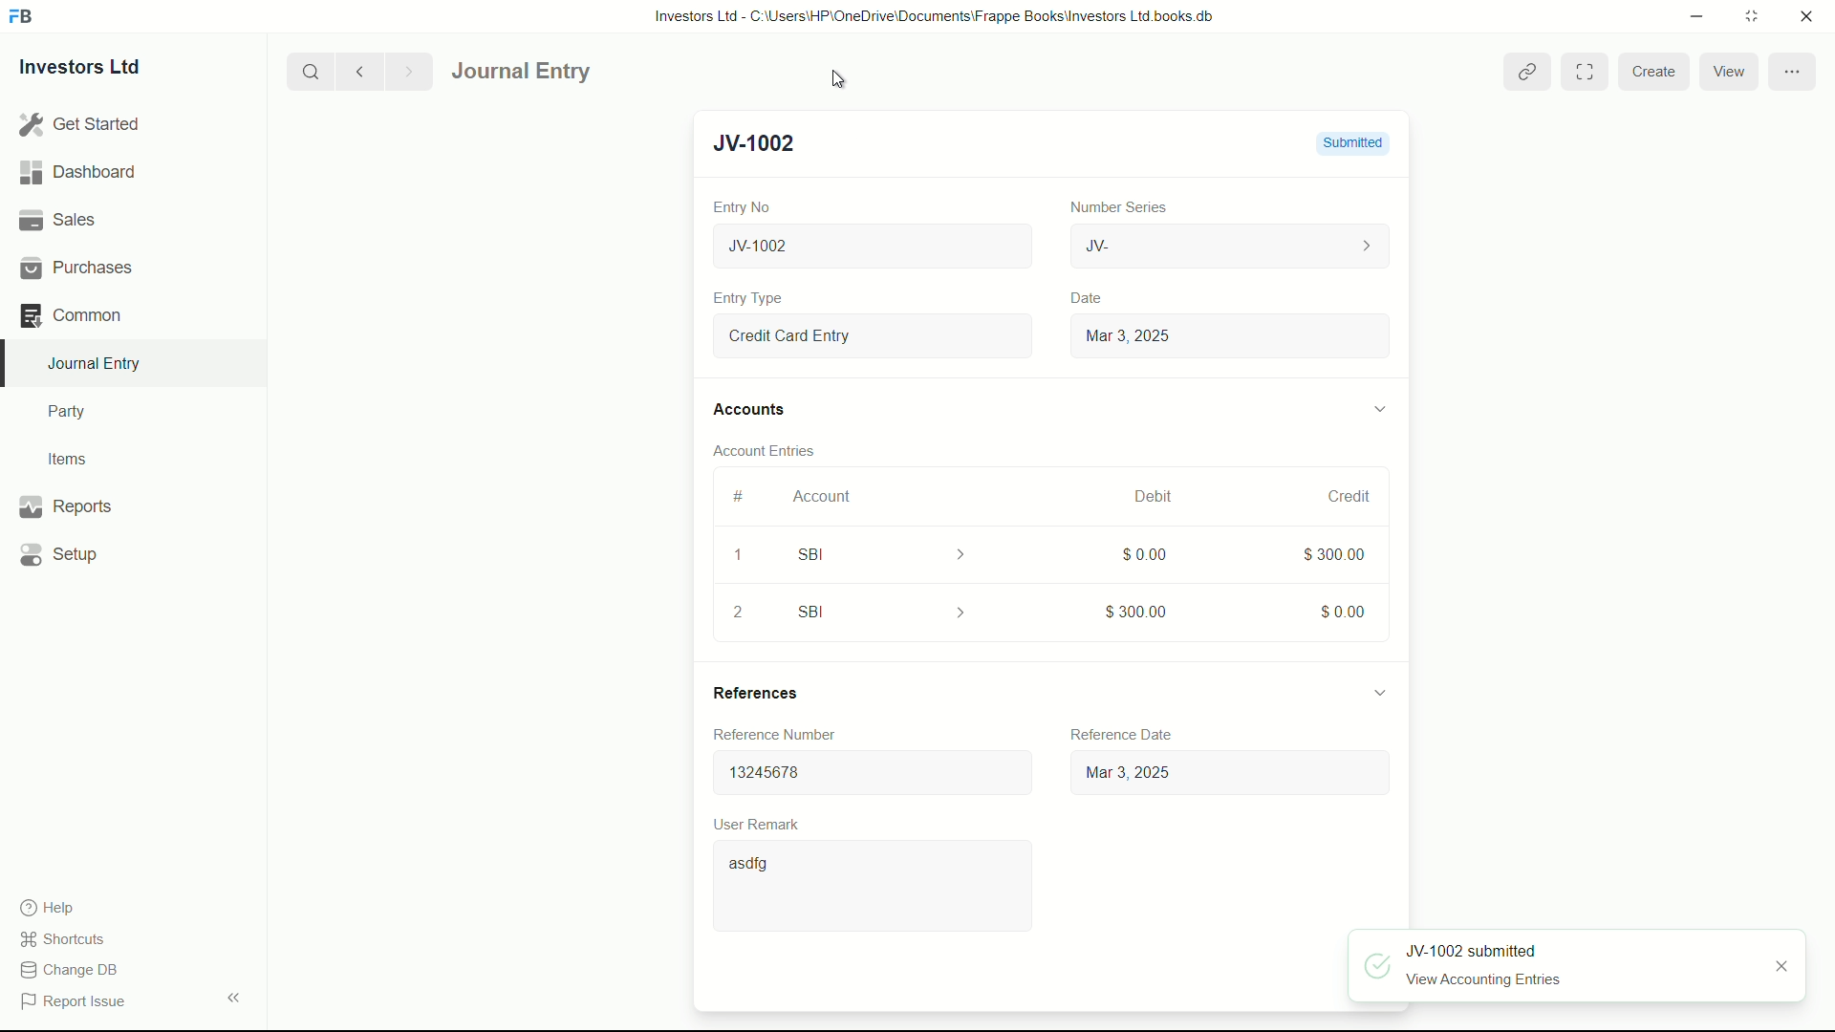 The width and height of the screenshot is (1835, 1032). I want to click on expand/collapse, so click(1378, 406).